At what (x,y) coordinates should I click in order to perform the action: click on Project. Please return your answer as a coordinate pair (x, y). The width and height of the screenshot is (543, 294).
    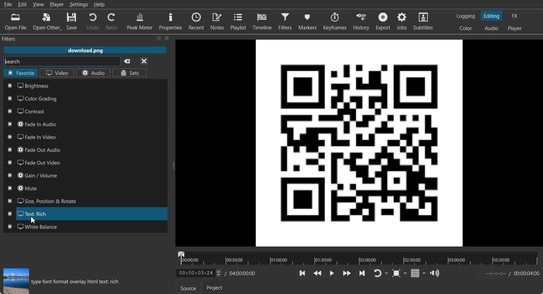
    Looking at the image, I should click on (215, 287).